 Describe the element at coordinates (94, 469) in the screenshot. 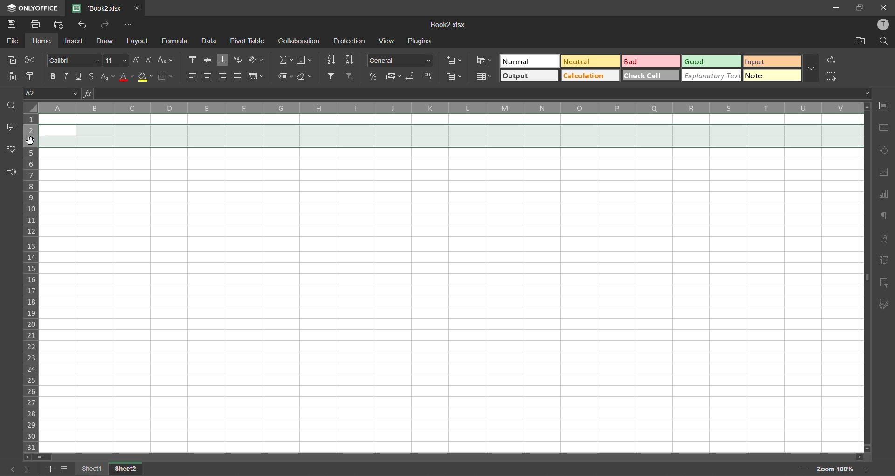

I see `sheet names` at that location.